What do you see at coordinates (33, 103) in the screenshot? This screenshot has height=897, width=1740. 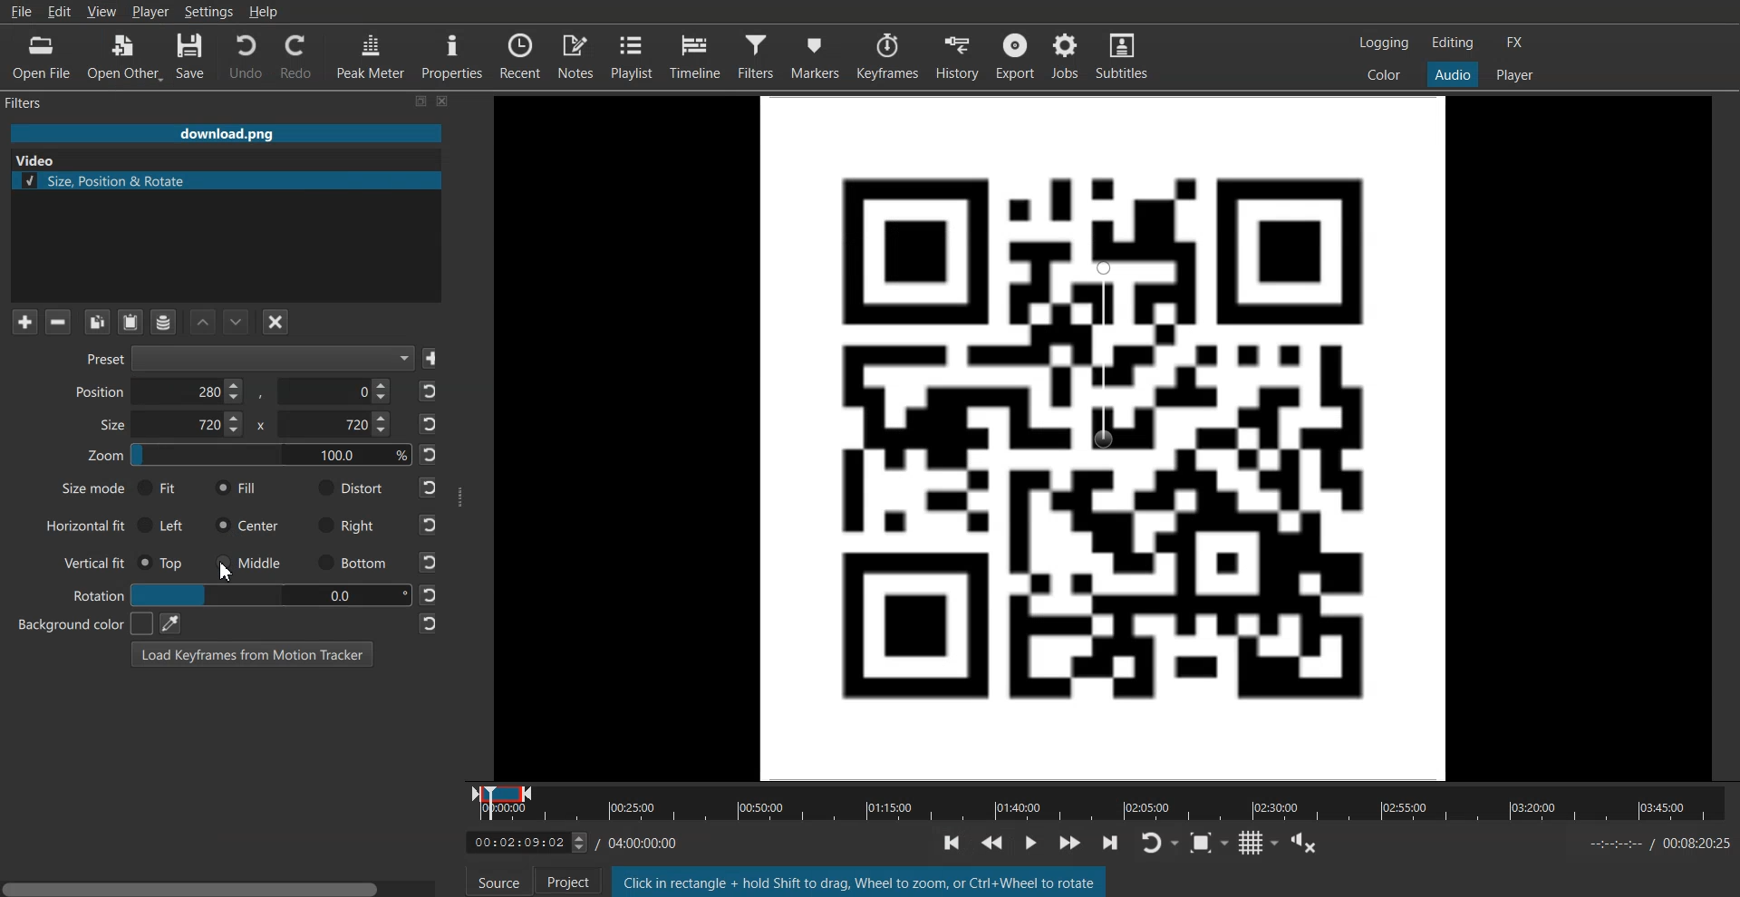 I see `Text 1` at bounding box center [33, 103].